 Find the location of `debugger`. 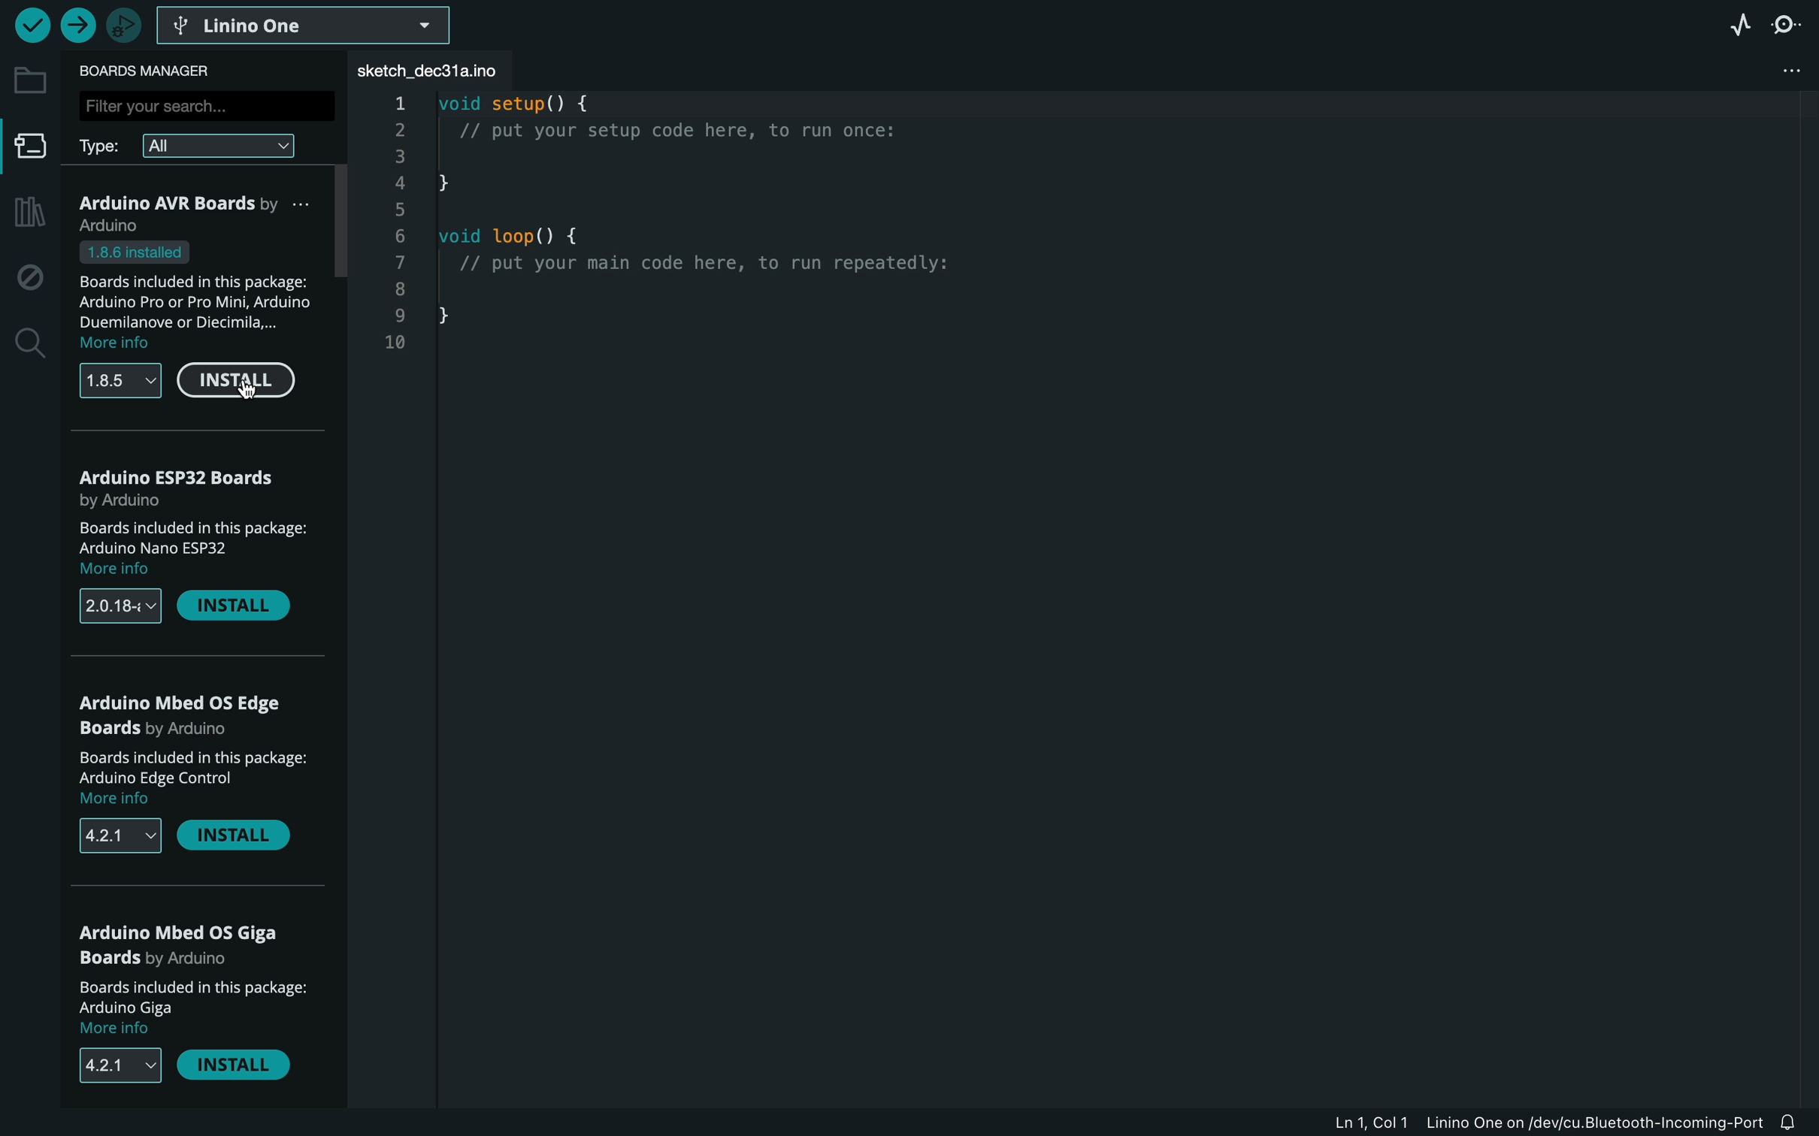

debugger is located at coordinates (123, 25).